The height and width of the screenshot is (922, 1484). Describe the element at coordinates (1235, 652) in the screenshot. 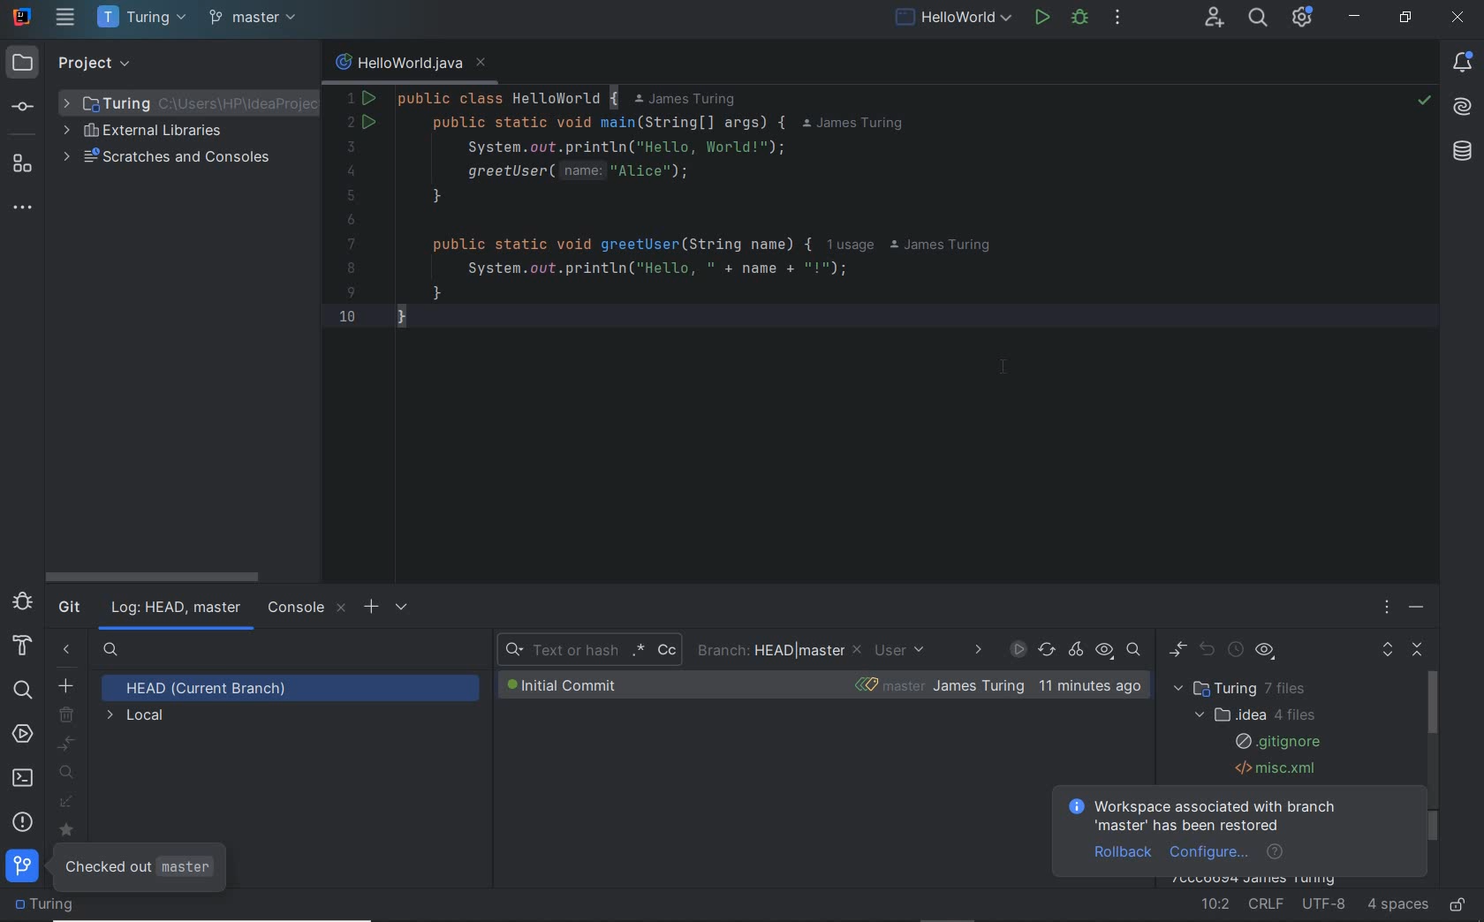

I see `history up to here` at that location.